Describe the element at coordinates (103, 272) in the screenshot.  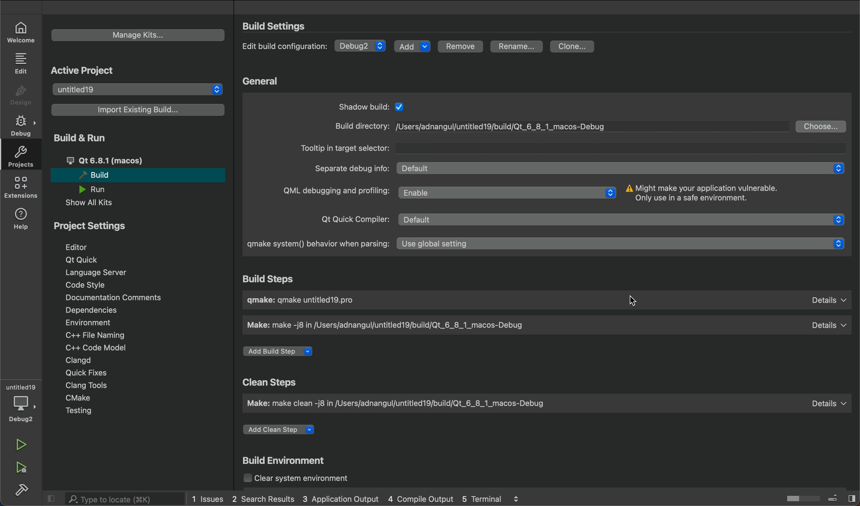
I see `language server` at that location.